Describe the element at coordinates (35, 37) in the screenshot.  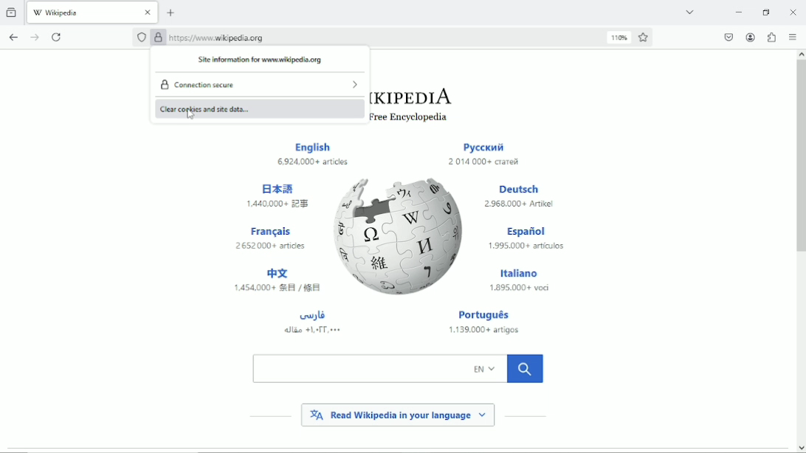
I see `go forward` at that location.